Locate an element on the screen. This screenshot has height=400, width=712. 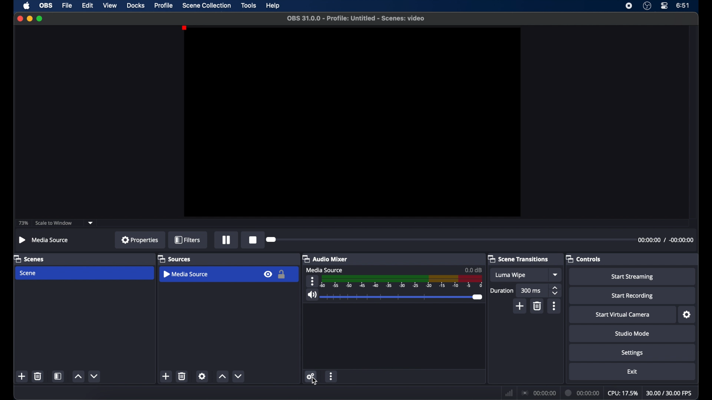
delete is located at coordinates (182, 376).